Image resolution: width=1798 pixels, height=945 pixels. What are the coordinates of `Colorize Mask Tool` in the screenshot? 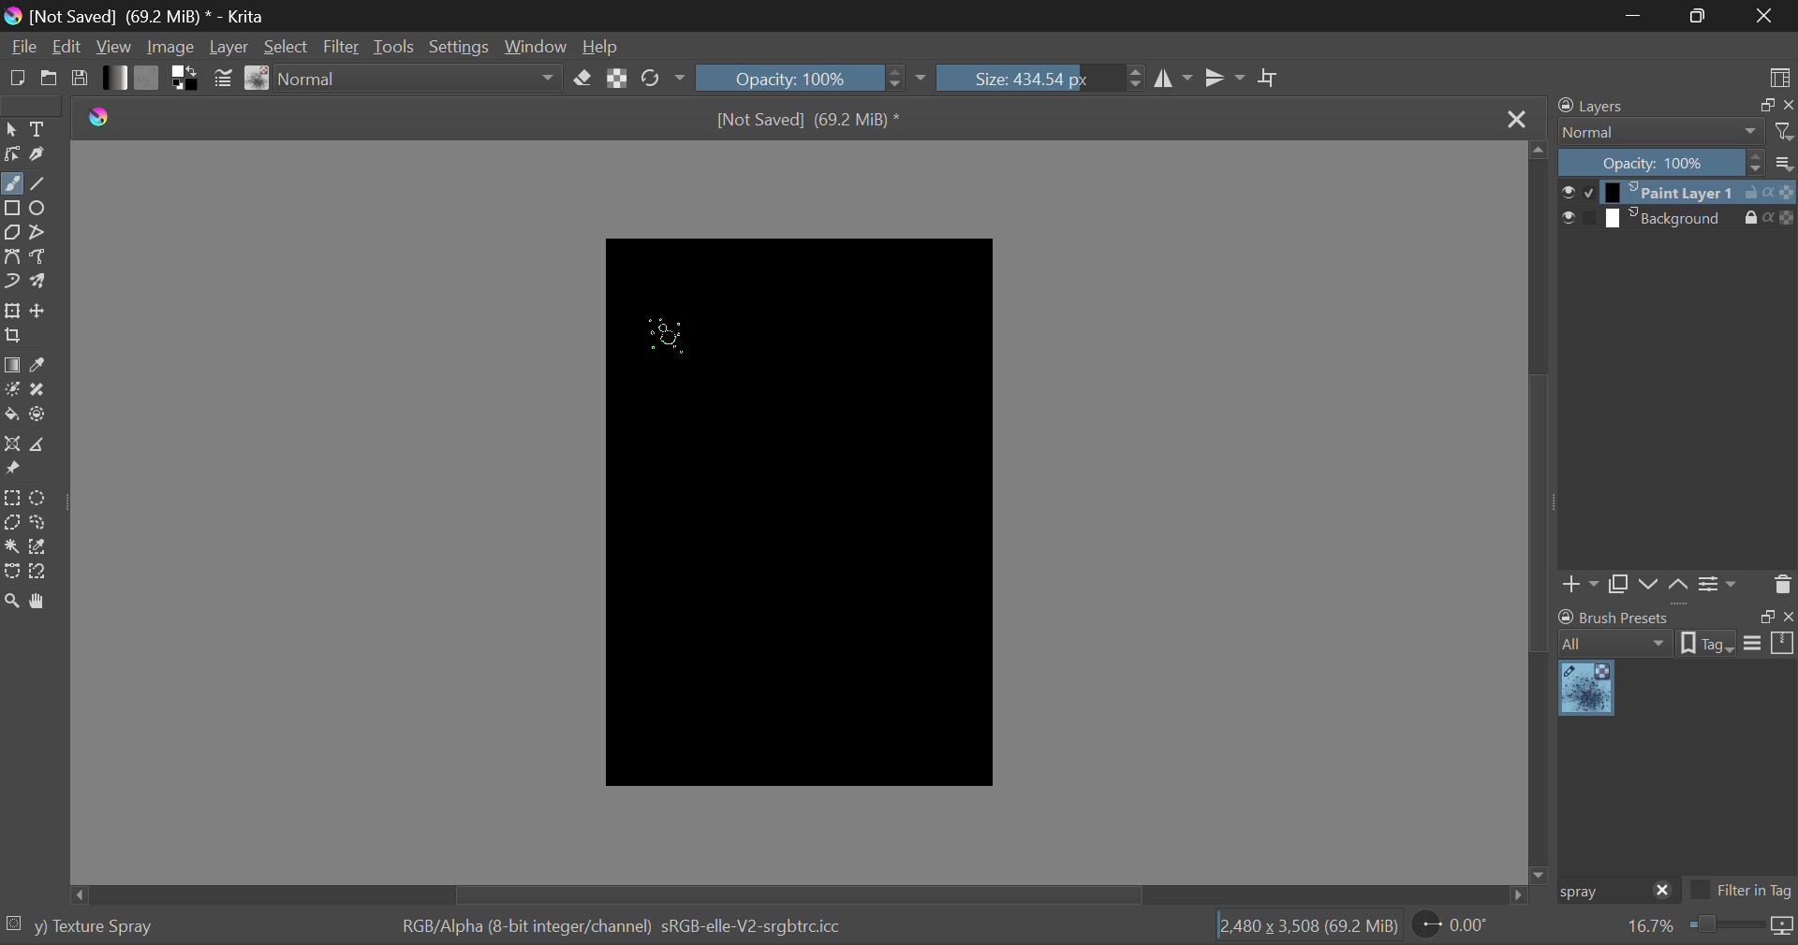 It's located at (12, 391).